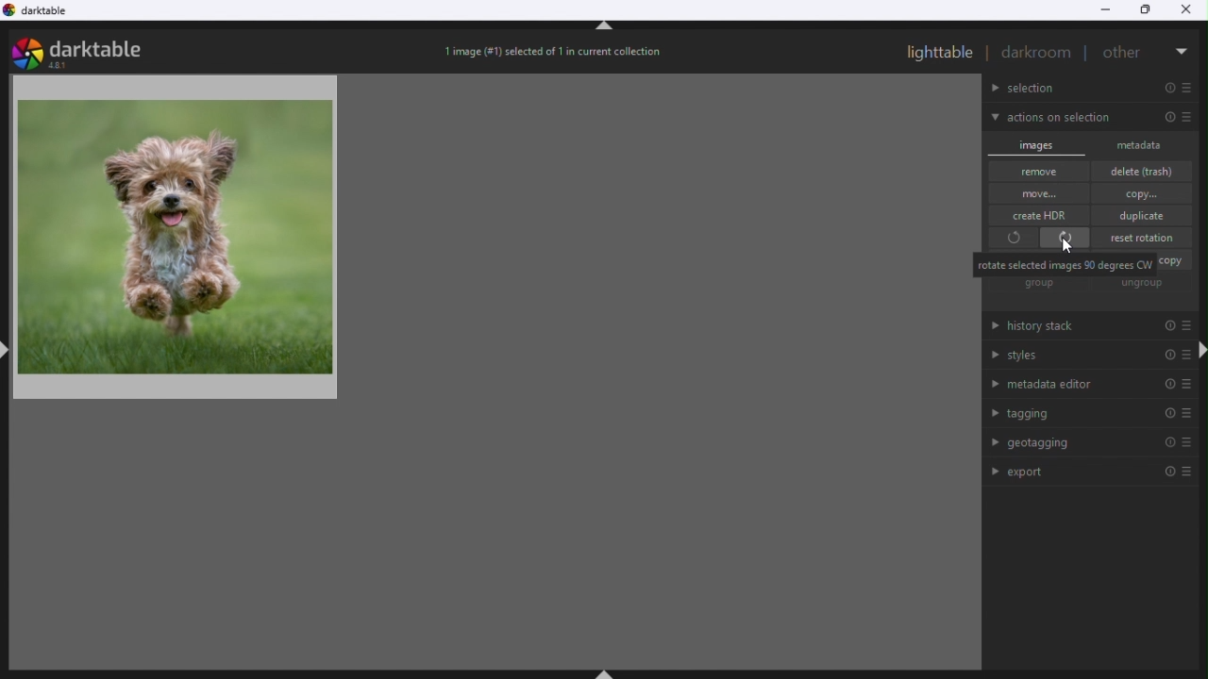  What do you see at coordinates (1146, 237) in the screenshot?
I see `reset rotation` at bounding box center [1146, 237].